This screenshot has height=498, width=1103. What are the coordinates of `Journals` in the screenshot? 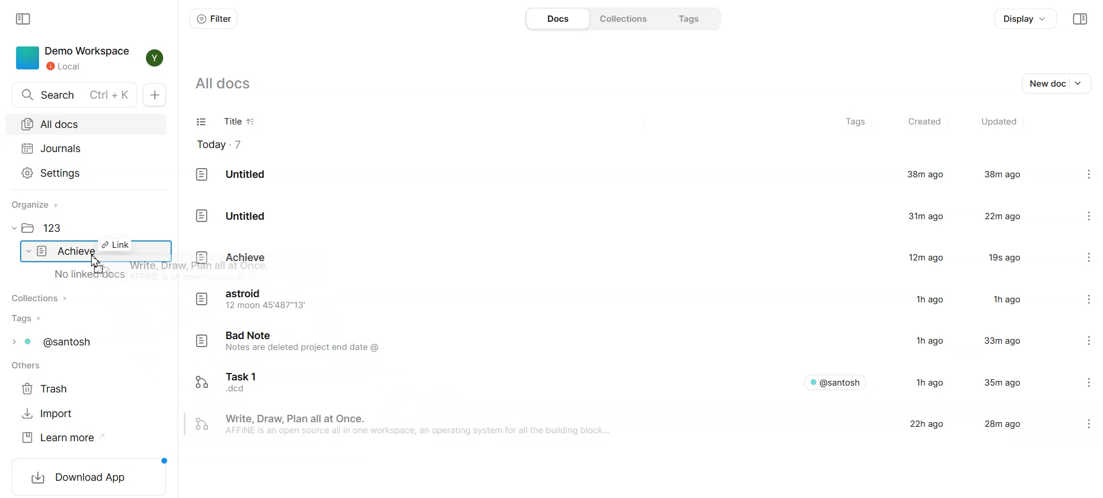 It's located at (86, 148).